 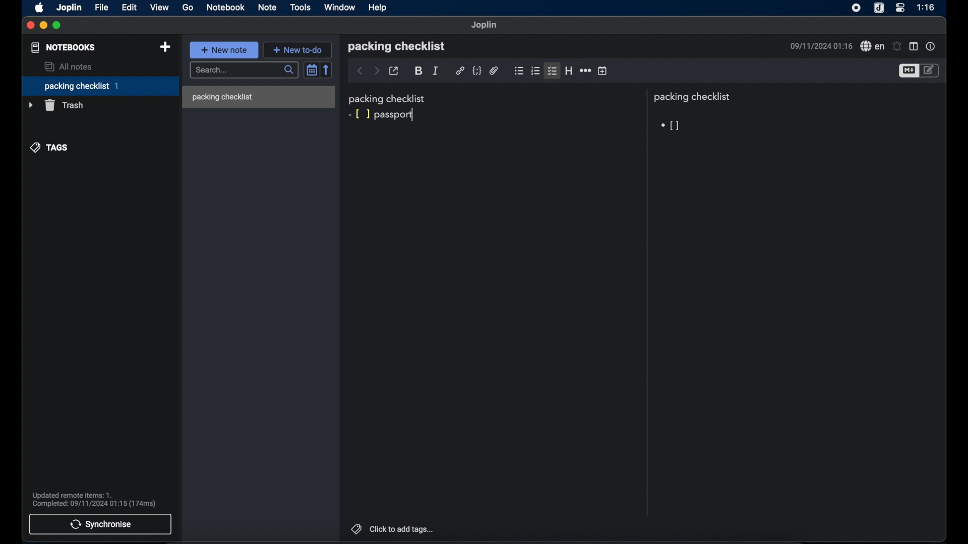 I want to click on window, so click(x=339, y=7).